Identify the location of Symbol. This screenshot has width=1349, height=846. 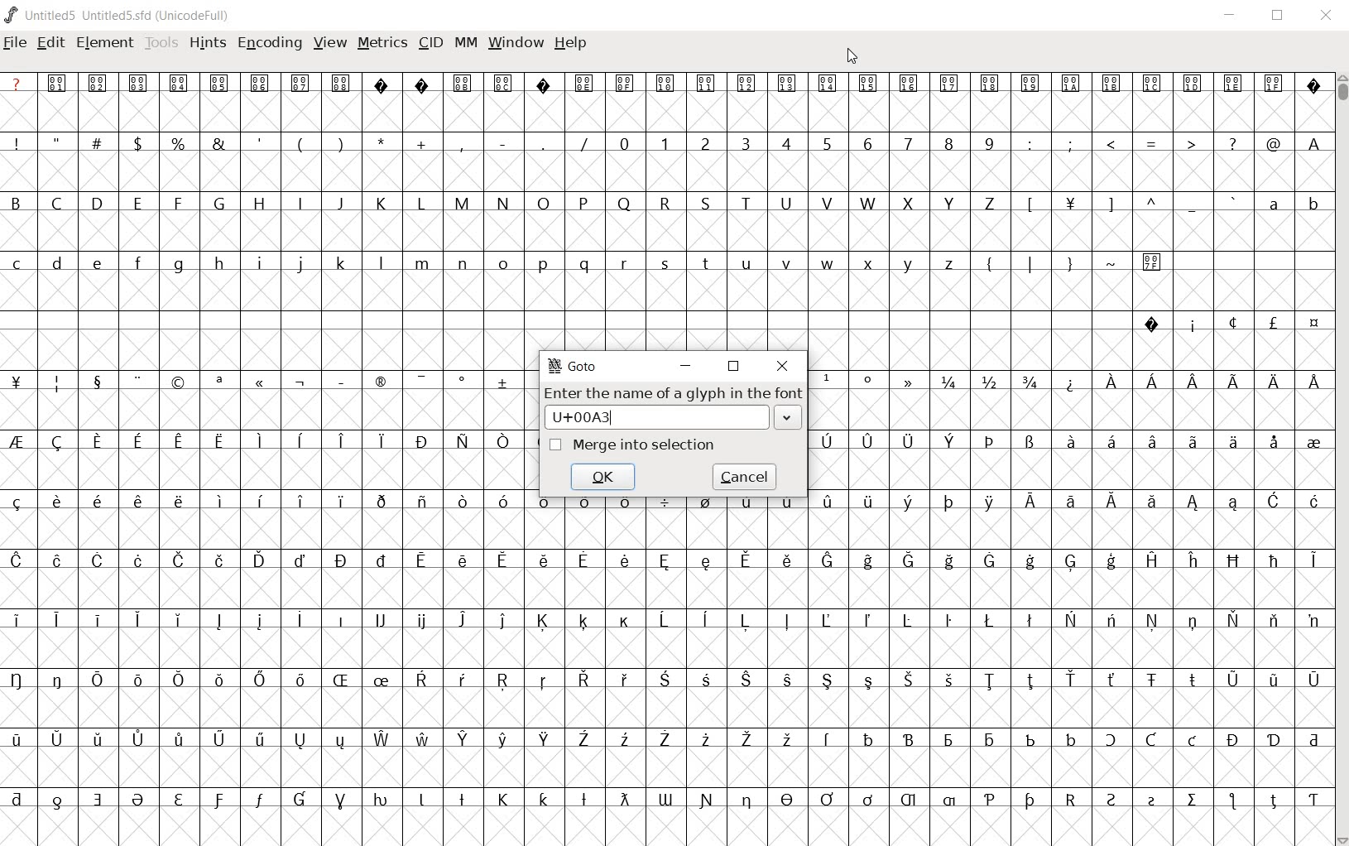
(1274, 561).